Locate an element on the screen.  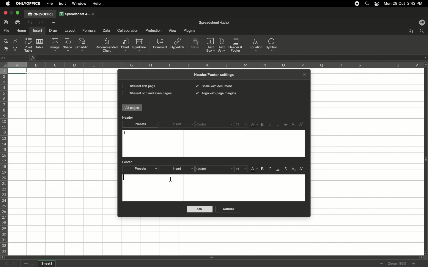
Window is located at coordinates (80, 4).